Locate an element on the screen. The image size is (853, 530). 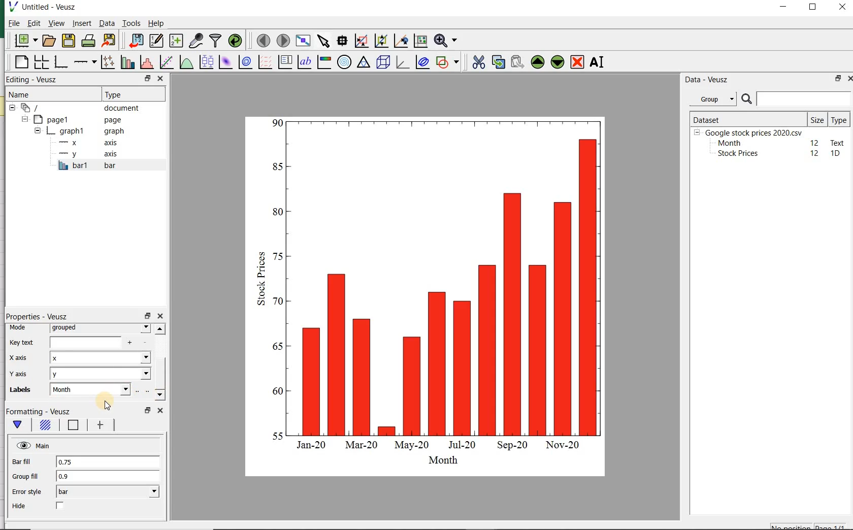
restore is located at coordinates (836, 79).